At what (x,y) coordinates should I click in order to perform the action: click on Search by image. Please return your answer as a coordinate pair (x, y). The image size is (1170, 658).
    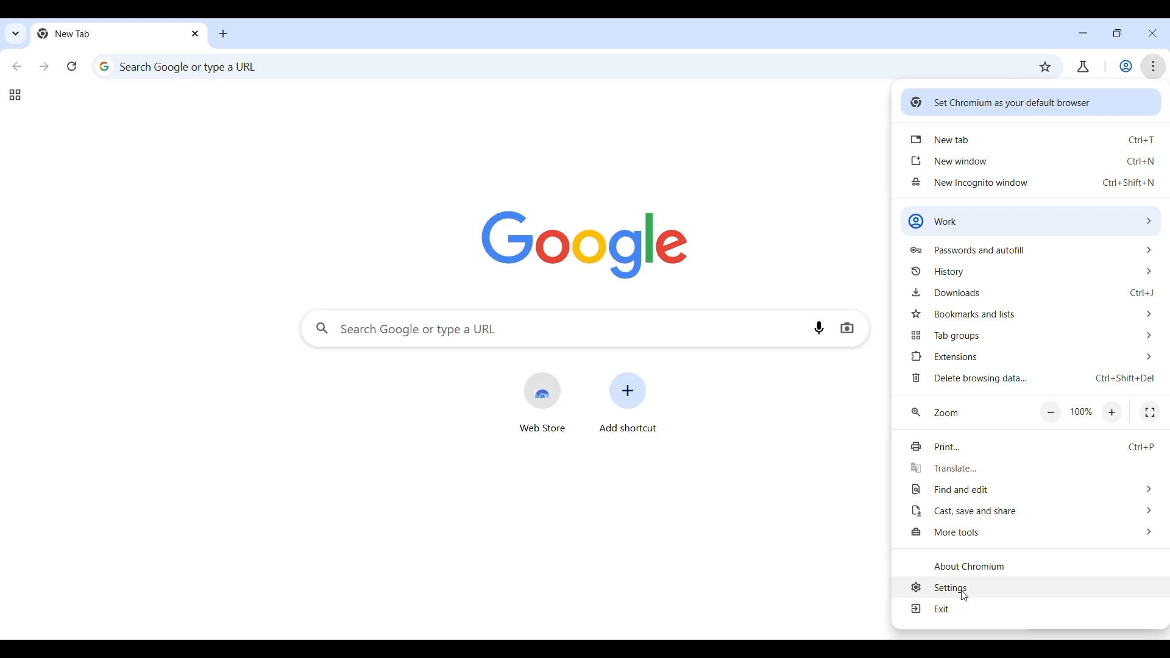
    Looking at the image, I should click on (851, 328).